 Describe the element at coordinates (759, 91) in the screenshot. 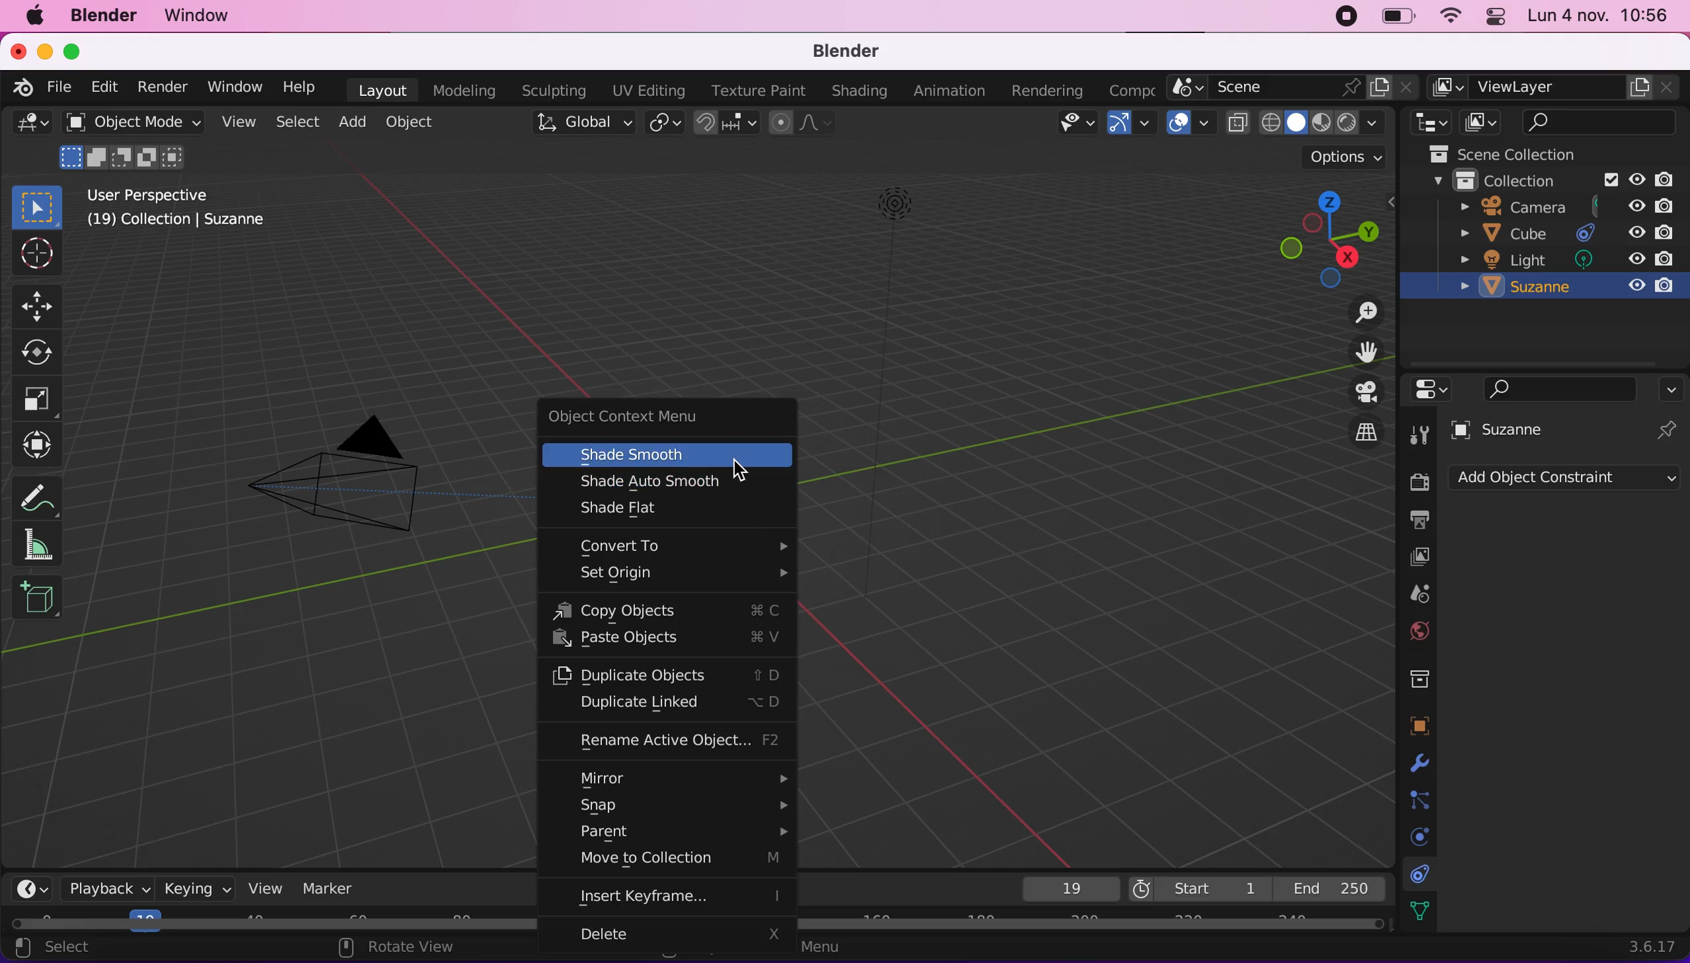

I see `texture paint` at that location.